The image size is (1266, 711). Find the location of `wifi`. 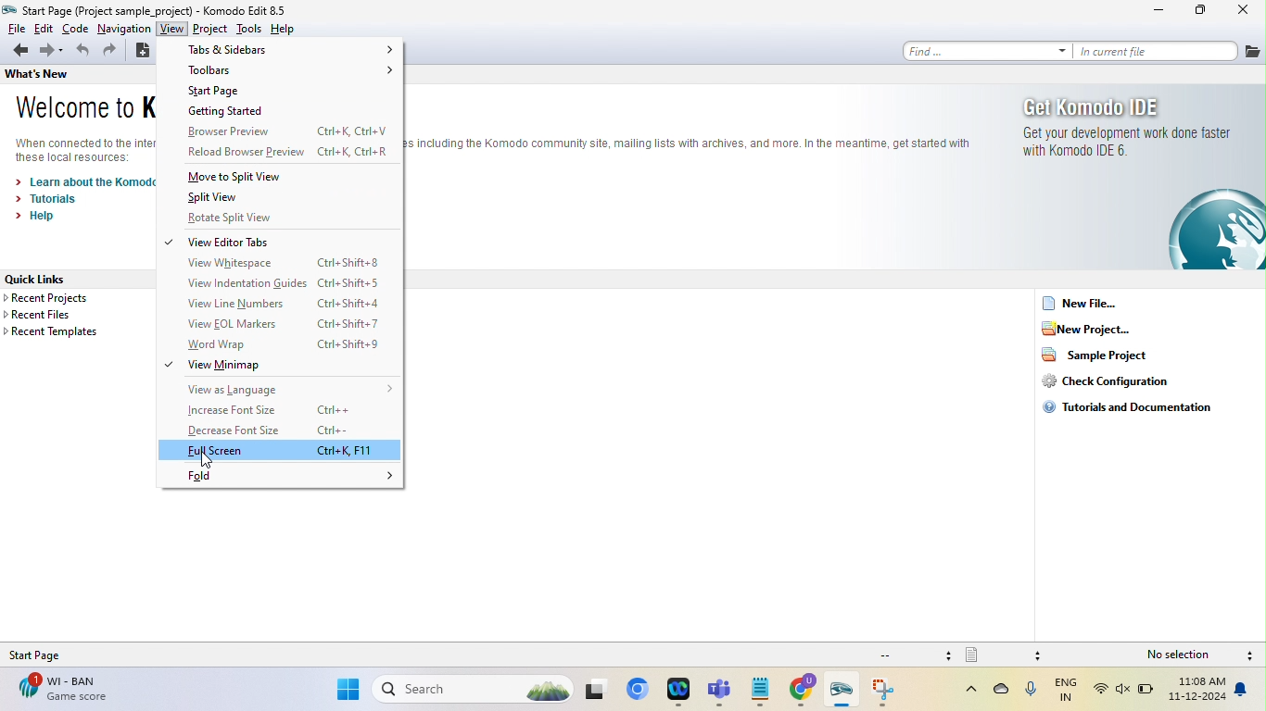

wifi is located at coordinates (1101, 691).